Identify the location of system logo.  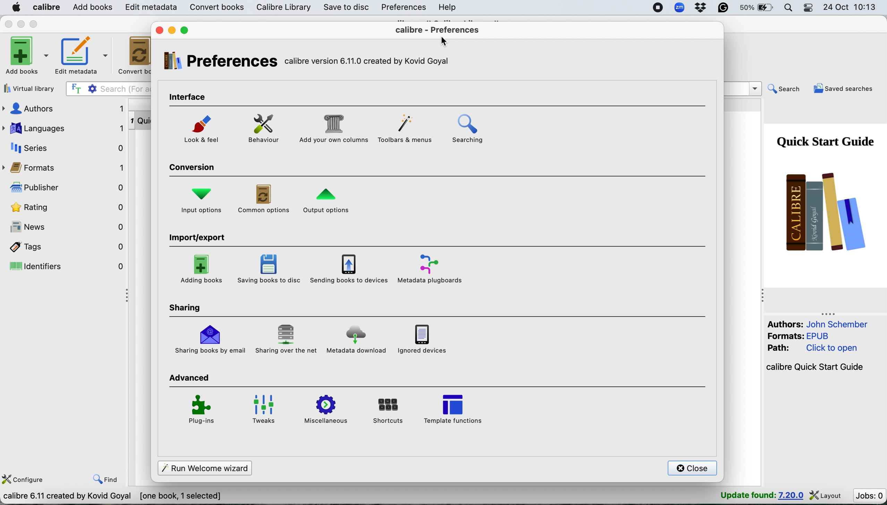
(16, 8).